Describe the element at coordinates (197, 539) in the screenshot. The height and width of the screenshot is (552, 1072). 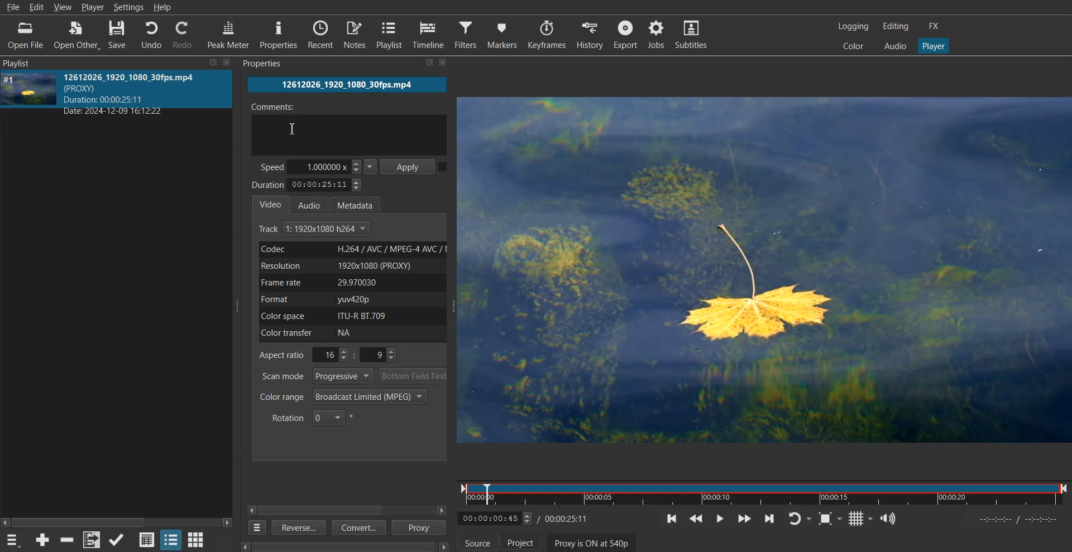
I see `View as Icon` at that location.